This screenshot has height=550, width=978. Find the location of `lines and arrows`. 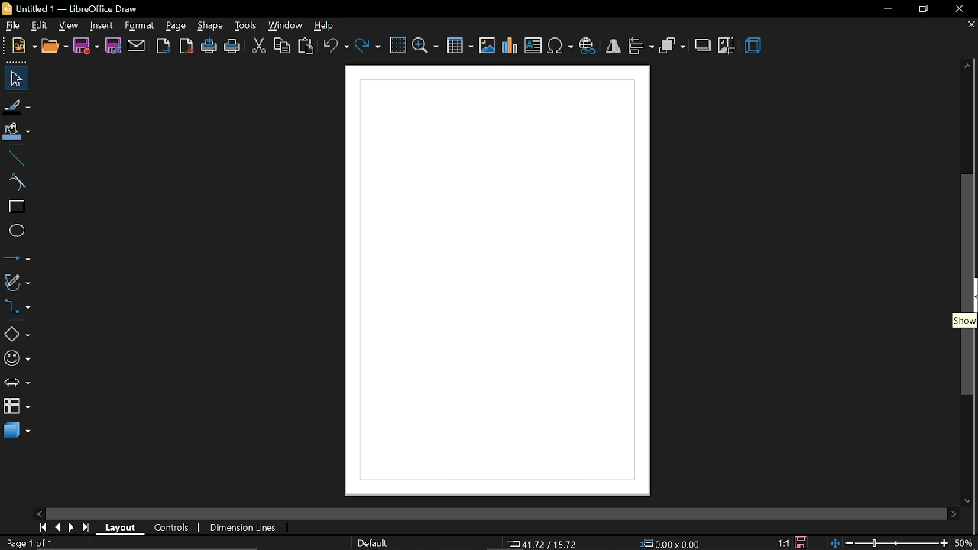

lines and arrows is located at coordinates (17, 260).